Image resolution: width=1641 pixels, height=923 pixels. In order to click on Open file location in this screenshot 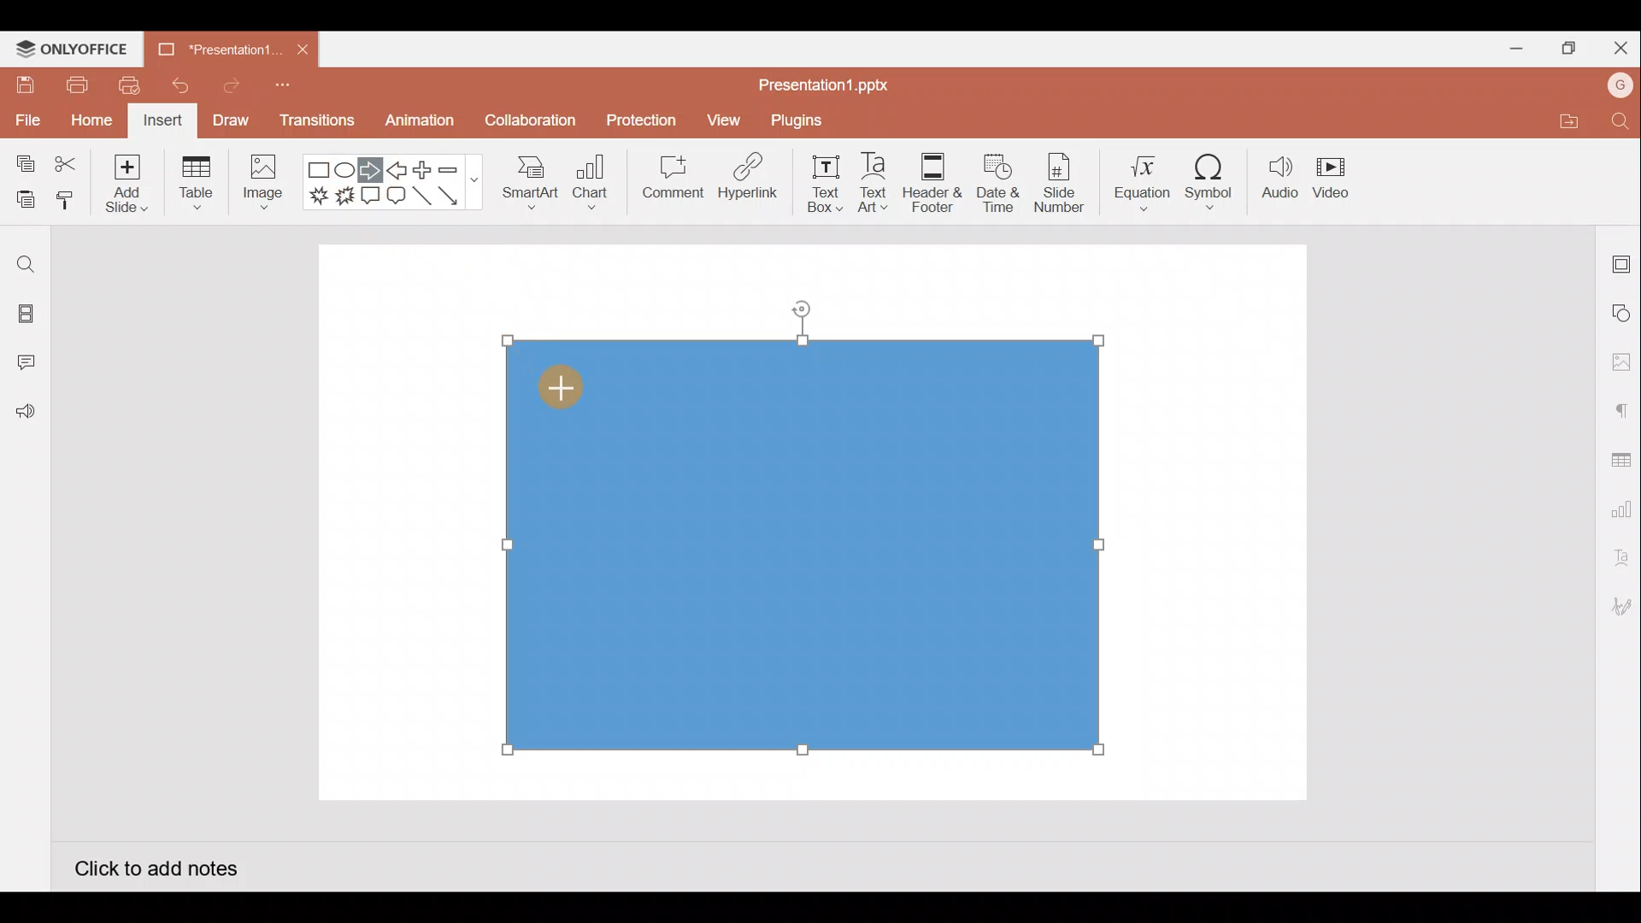, I will do `click(1566, 121)`.